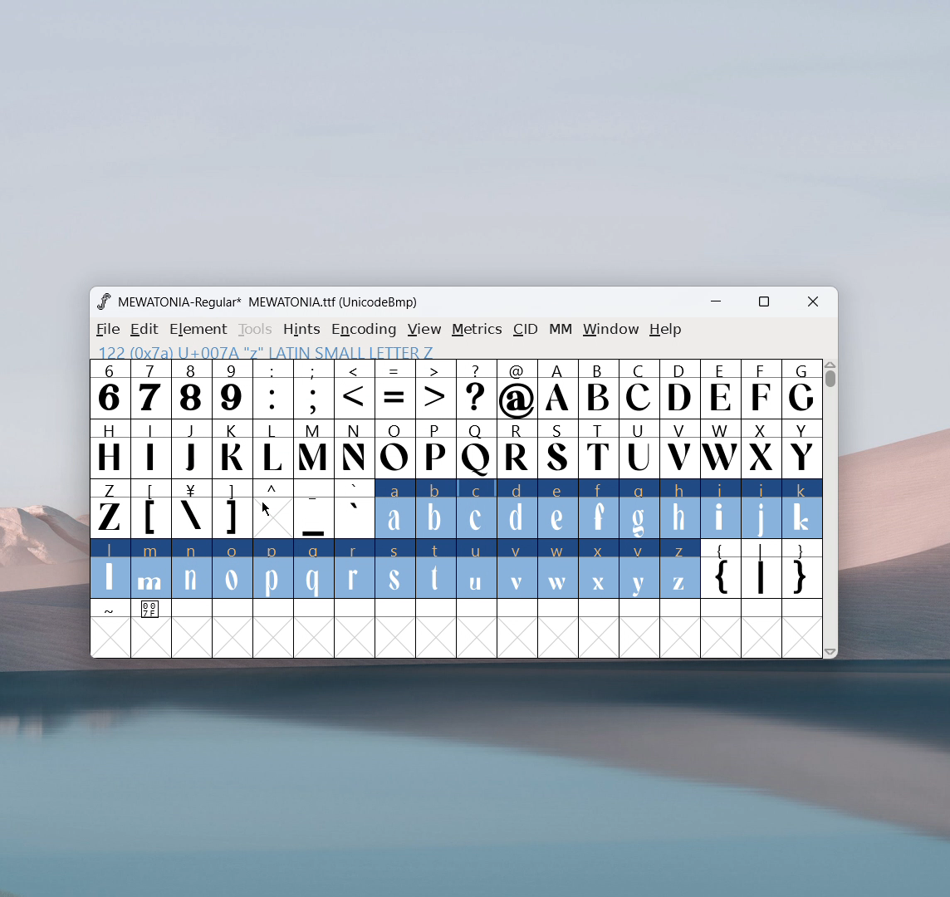 The height and width of the screenshot is (897, 950). I want to click on edit, so click(145, 330).